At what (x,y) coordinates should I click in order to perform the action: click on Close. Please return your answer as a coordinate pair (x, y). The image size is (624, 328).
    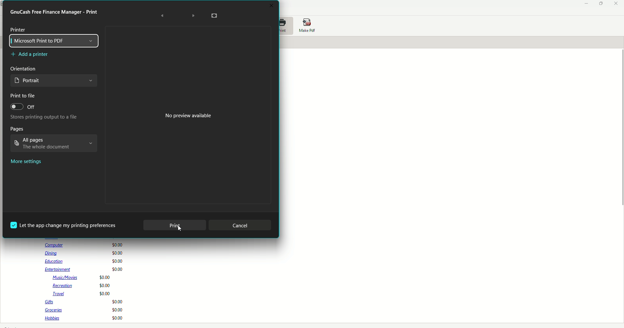
    Looking at the image, I should click on (616, 4).